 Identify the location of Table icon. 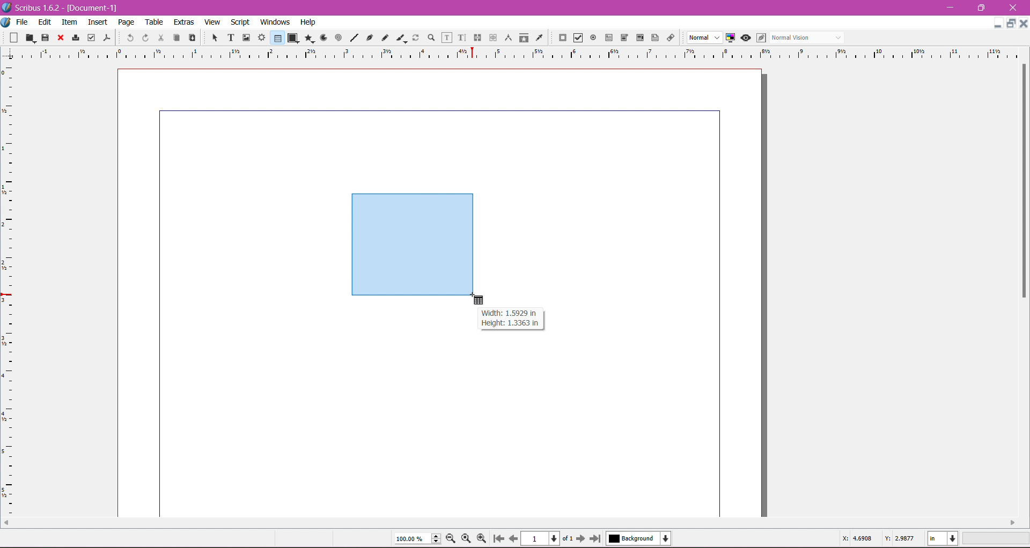
(482, 300).